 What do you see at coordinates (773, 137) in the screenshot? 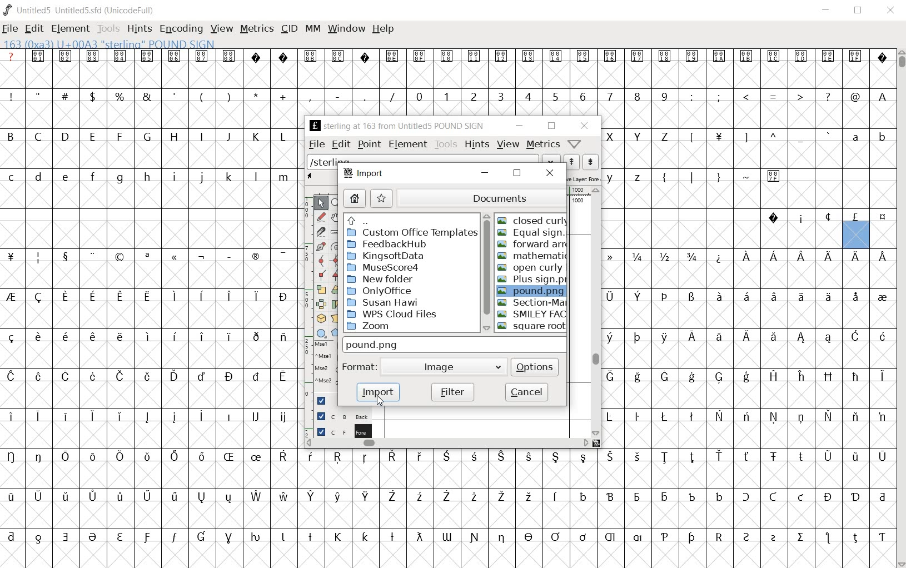
I see `^` at bounding box center [773, 137].